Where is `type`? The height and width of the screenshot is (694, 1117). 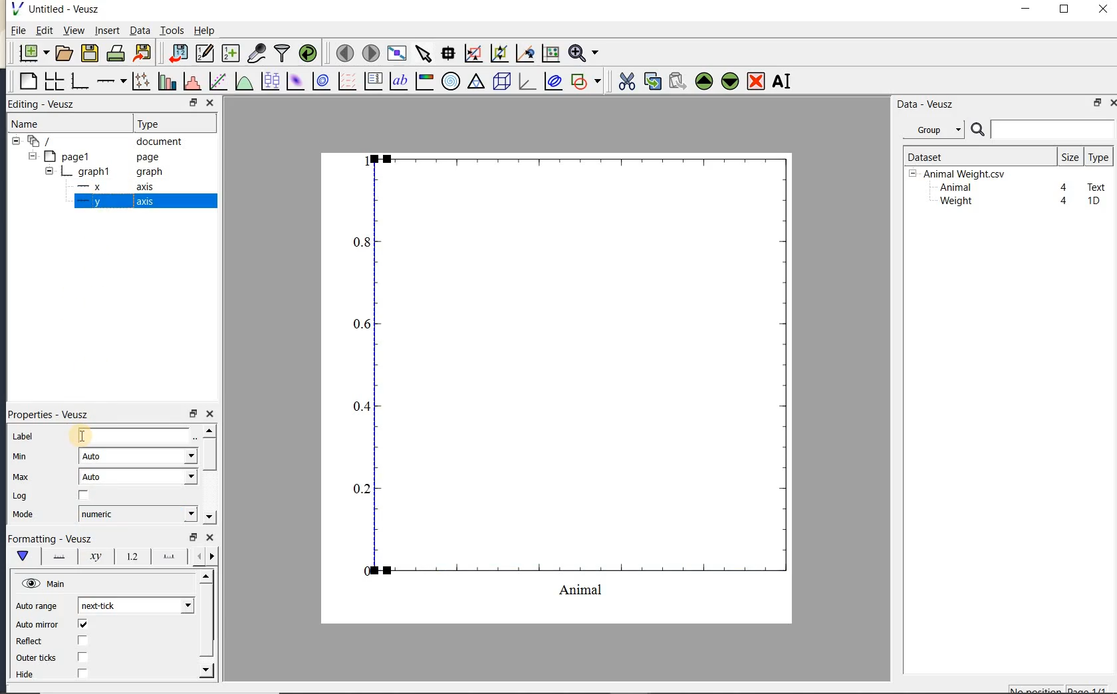 type is located at coordinates (1098, 157).